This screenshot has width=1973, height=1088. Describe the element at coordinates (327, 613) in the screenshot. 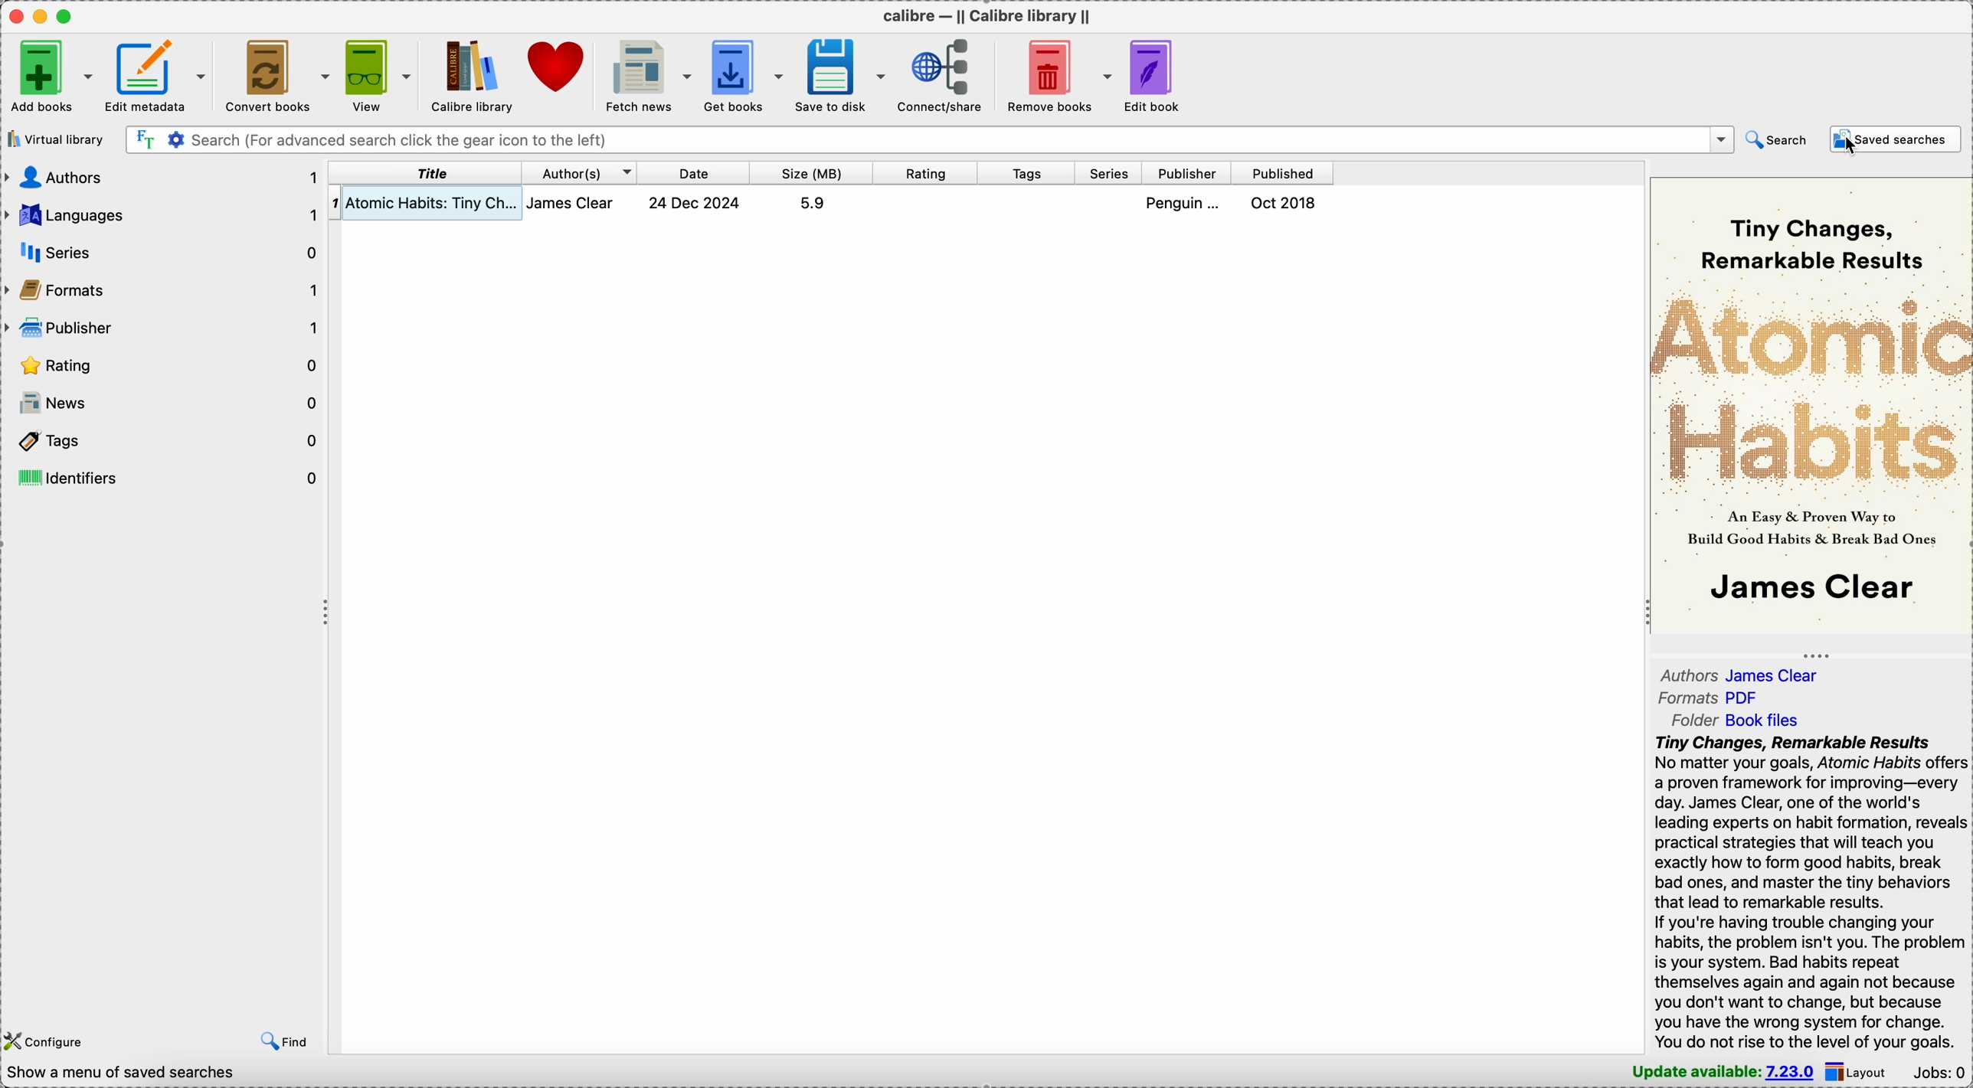

I see `toggle expand/contract` at that location.